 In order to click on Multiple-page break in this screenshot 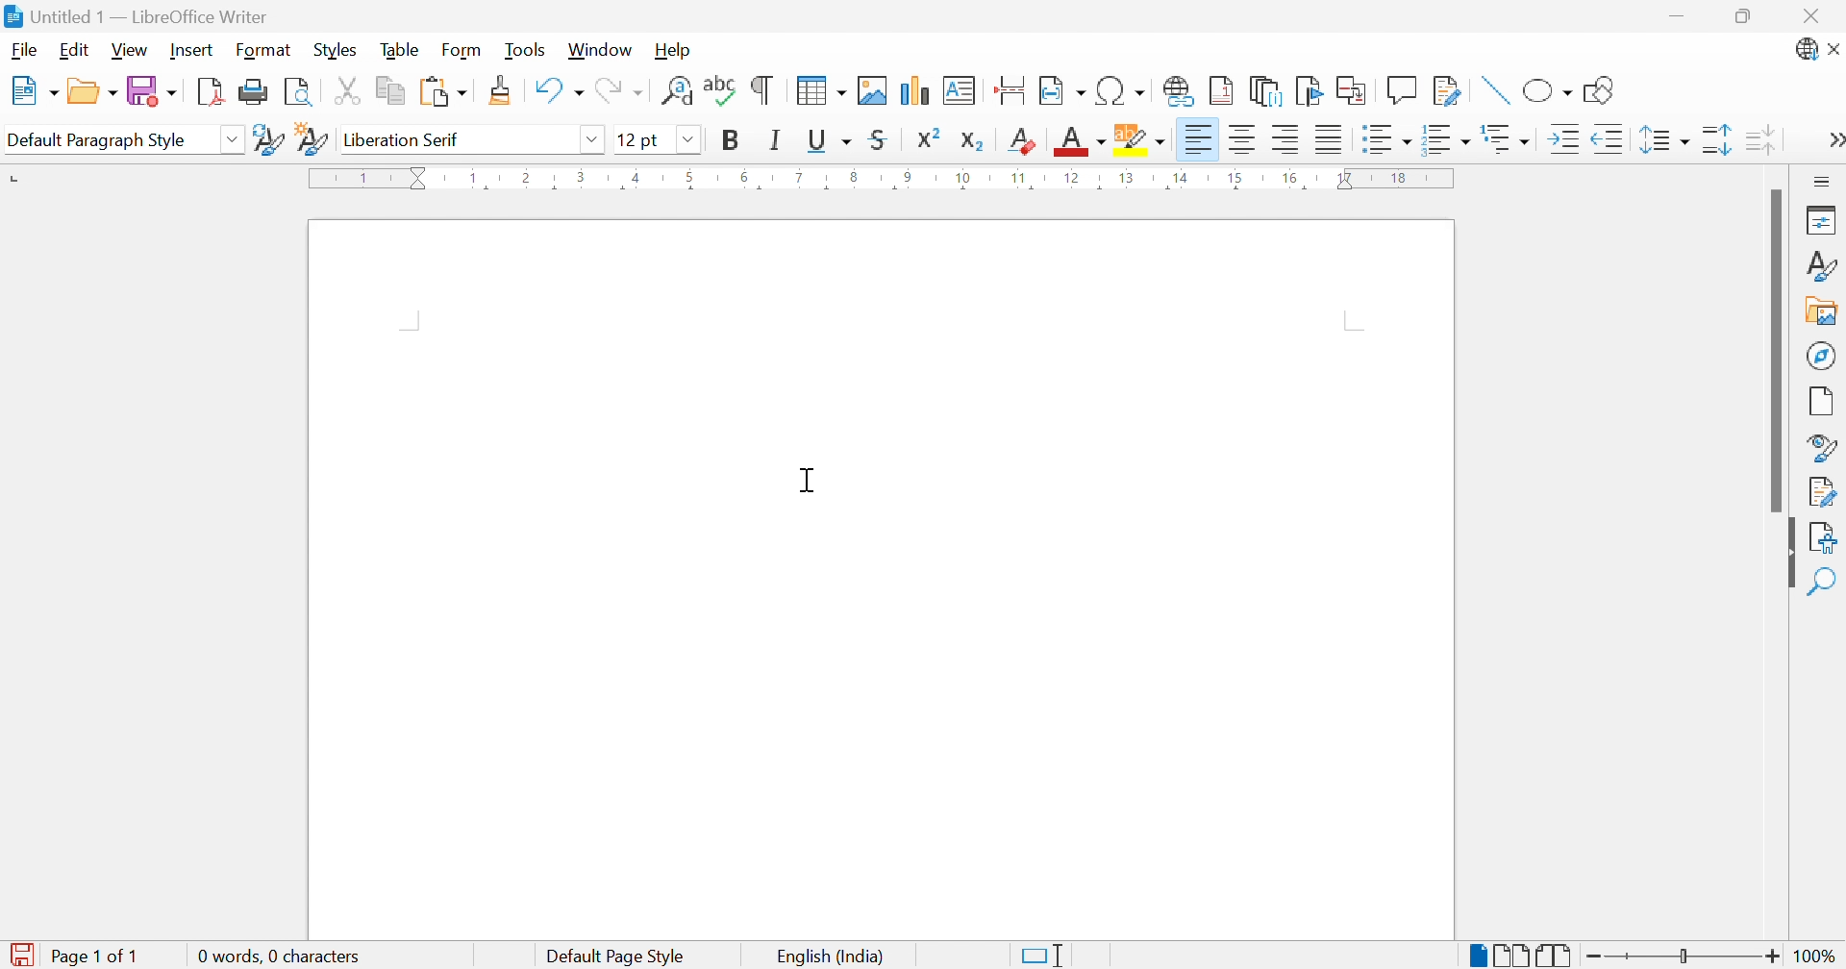, I will do `click(1510, 957)`.